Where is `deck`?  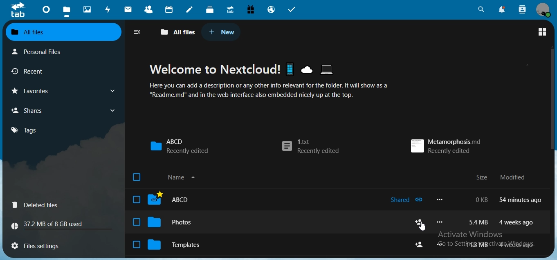 deck is located at coordinates (210, 9).